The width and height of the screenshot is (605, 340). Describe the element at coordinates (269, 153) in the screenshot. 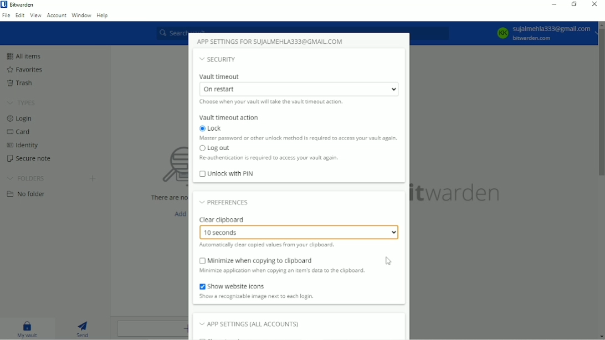

I see `Log out` at that location.